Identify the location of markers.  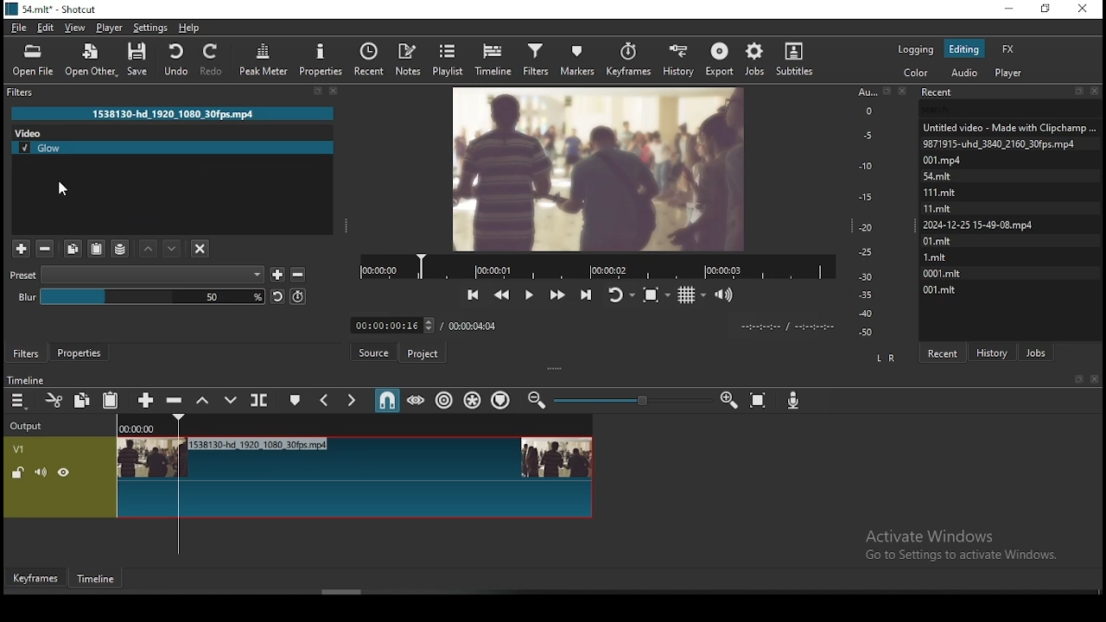
(575, 59).